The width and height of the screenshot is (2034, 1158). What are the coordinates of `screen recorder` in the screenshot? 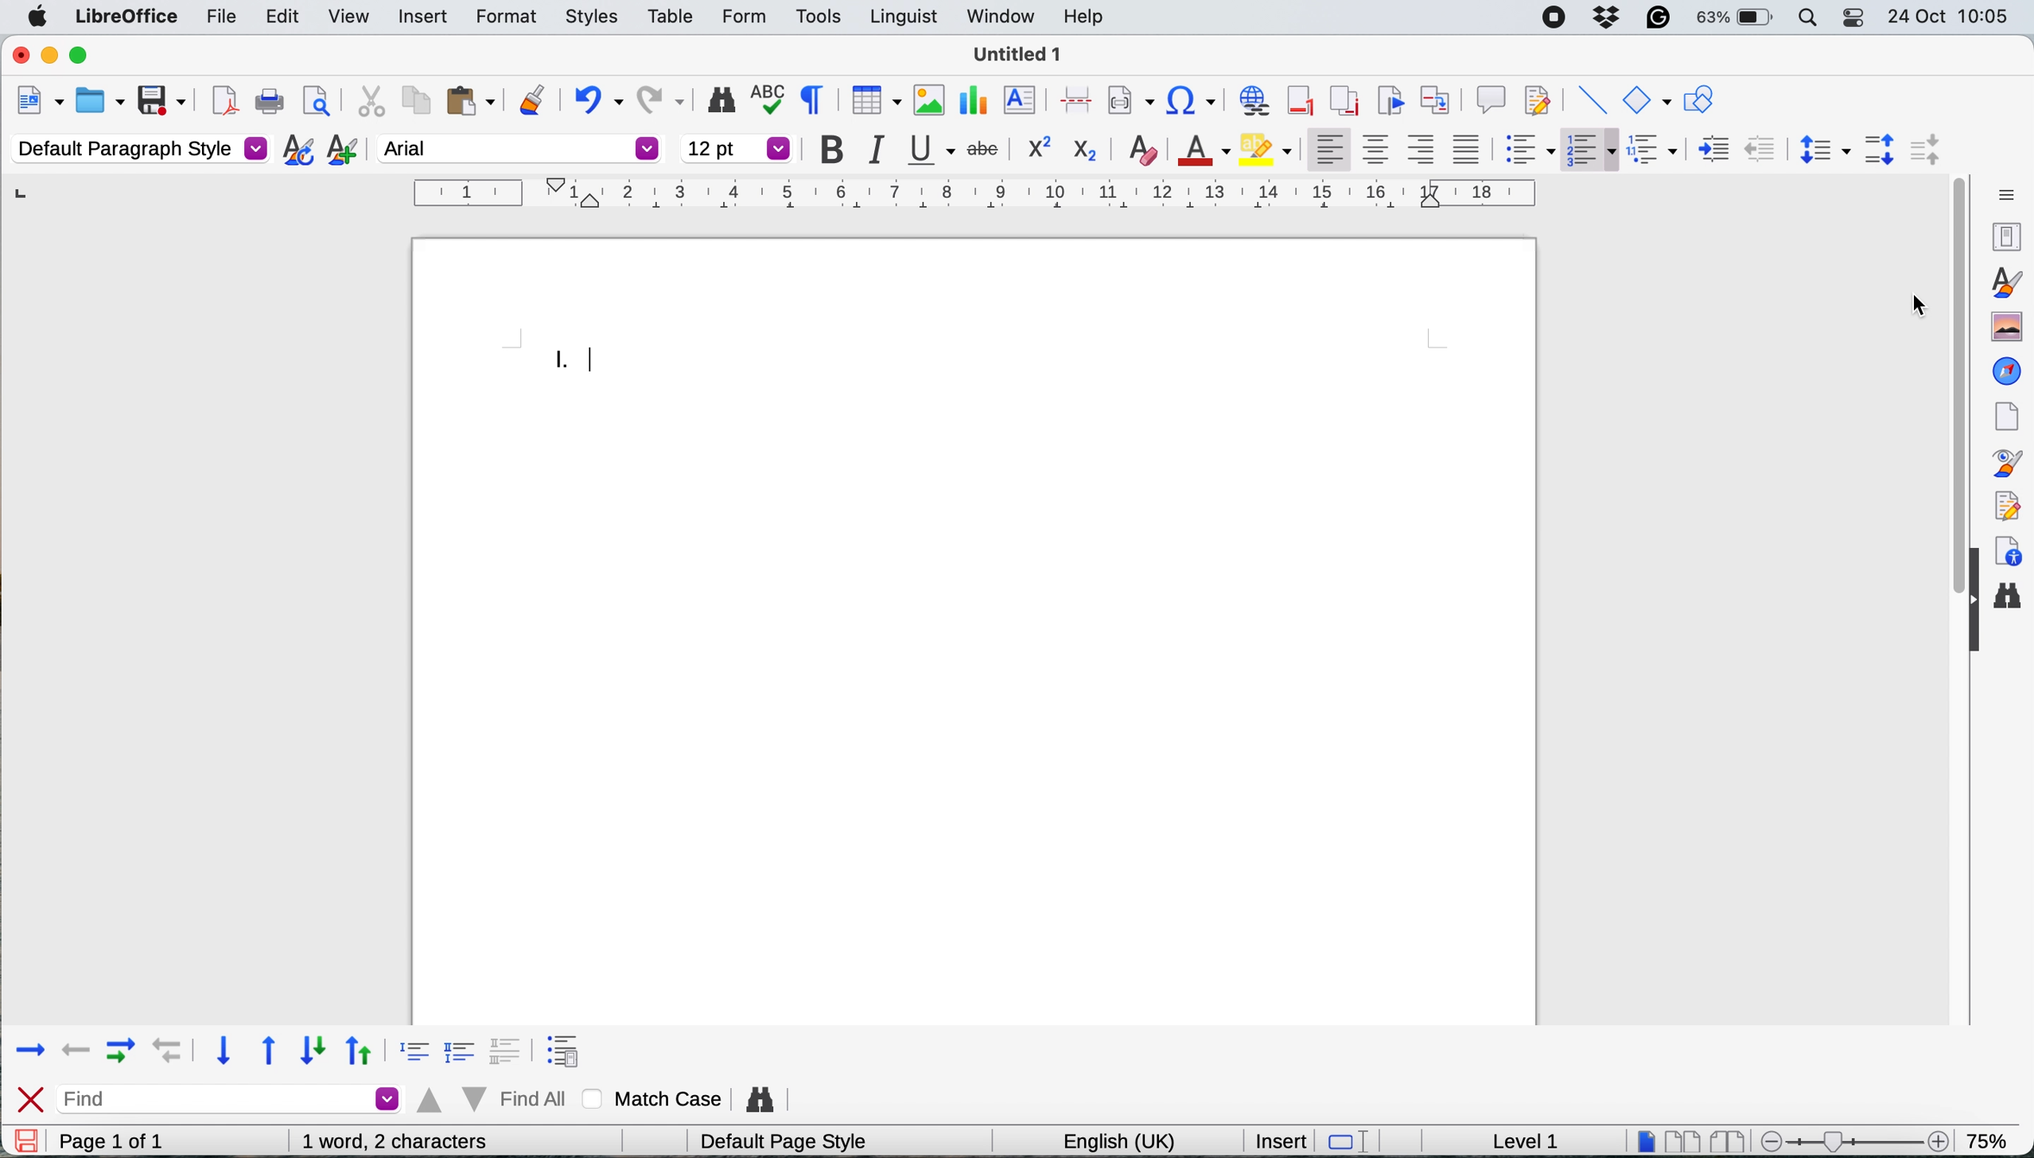 It's located at (1557, 17).